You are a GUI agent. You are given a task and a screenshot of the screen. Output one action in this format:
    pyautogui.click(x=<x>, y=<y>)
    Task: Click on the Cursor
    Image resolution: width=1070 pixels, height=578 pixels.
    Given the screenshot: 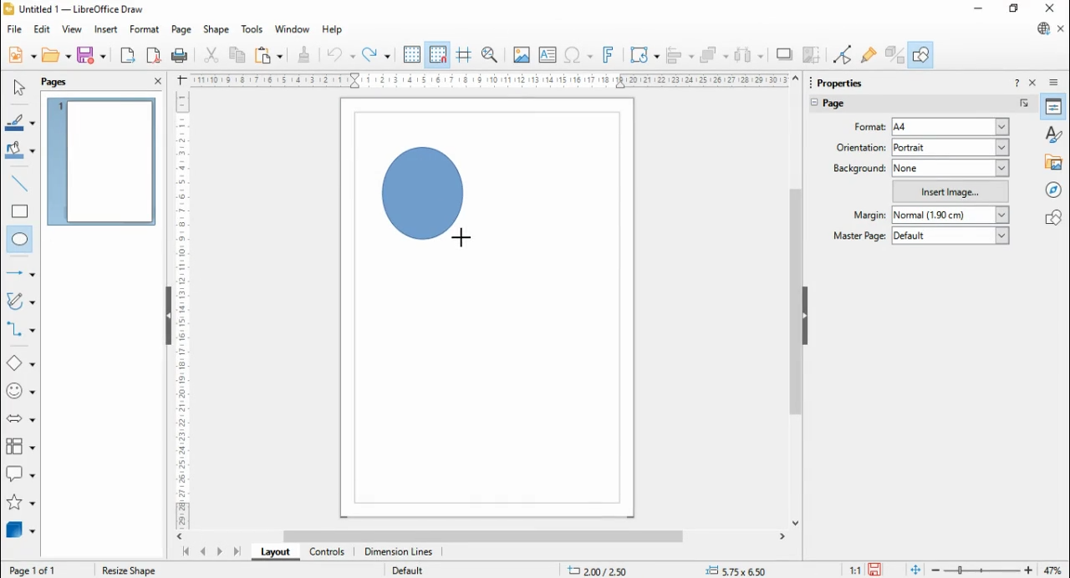 What is the action you would take?
    pyautogui.click(x=461, y=238)
    